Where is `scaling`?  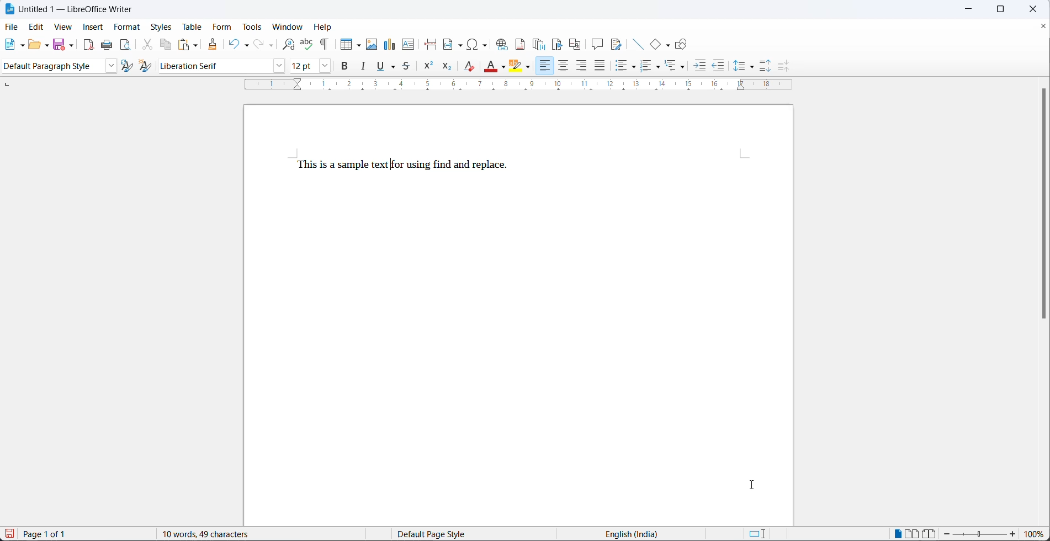 scaling is located at coordinates (527, 86).